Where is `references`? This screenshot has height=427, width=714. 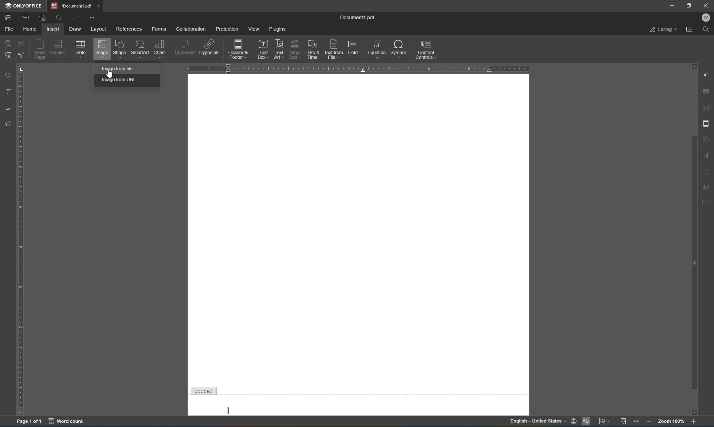
references is located at coordinates (128, 30).